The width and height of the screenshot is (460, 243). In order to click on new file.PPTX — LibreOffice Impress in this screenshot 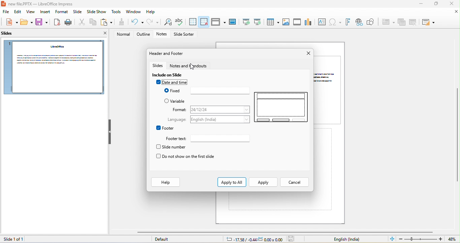, I will do `click(39, 4)`.